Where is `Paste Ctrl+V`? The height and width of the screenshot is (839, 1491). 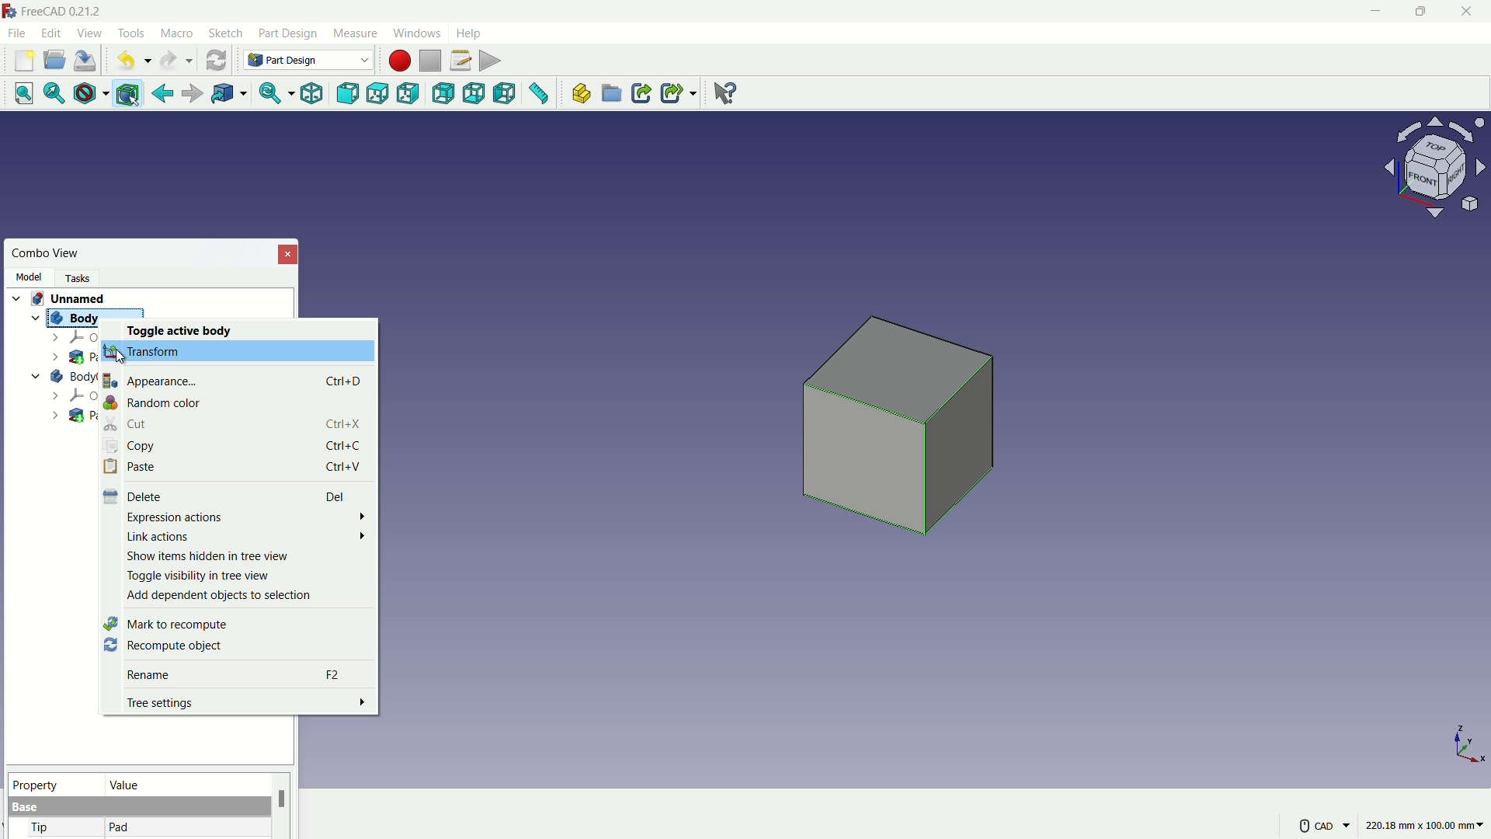
Paste Ctrl+V is located at coordinates (237, 465).